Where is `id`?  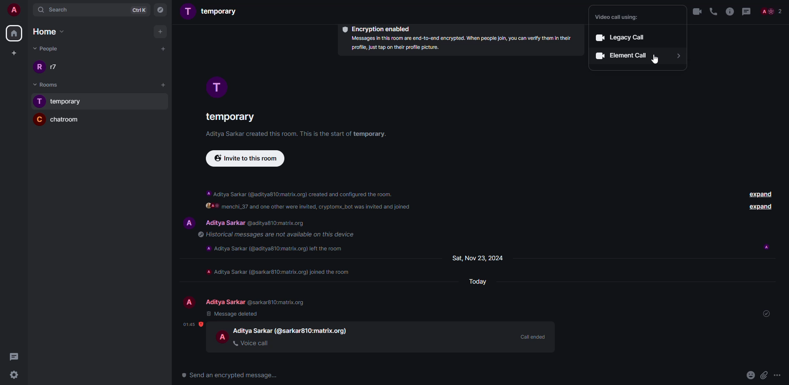 id is located at coordinates (280, 302).